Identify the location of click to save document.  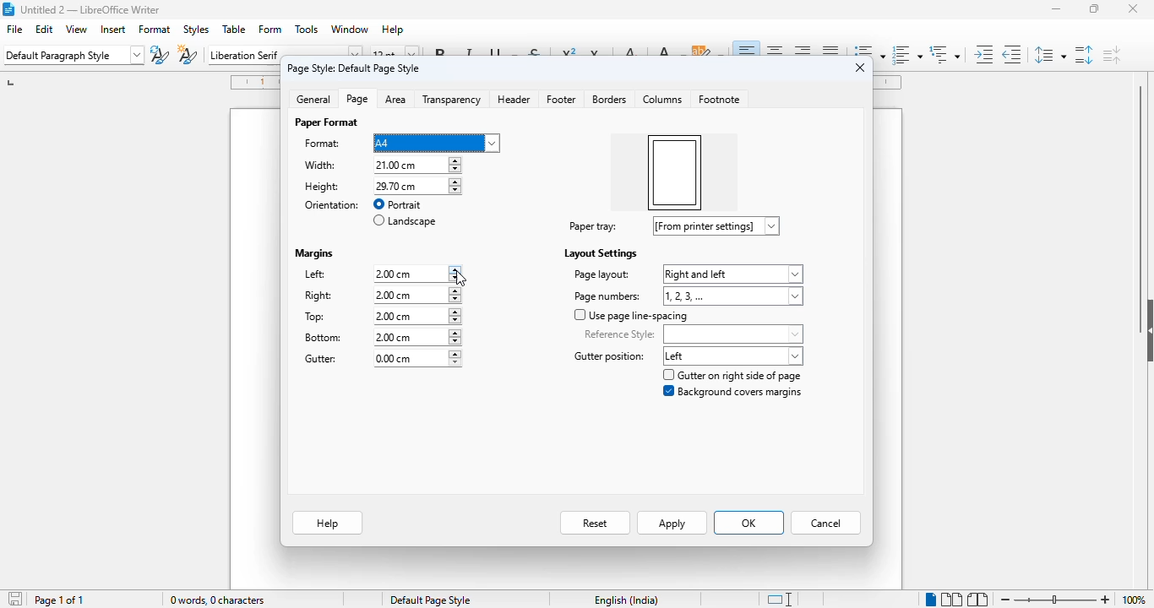
(14, 599).